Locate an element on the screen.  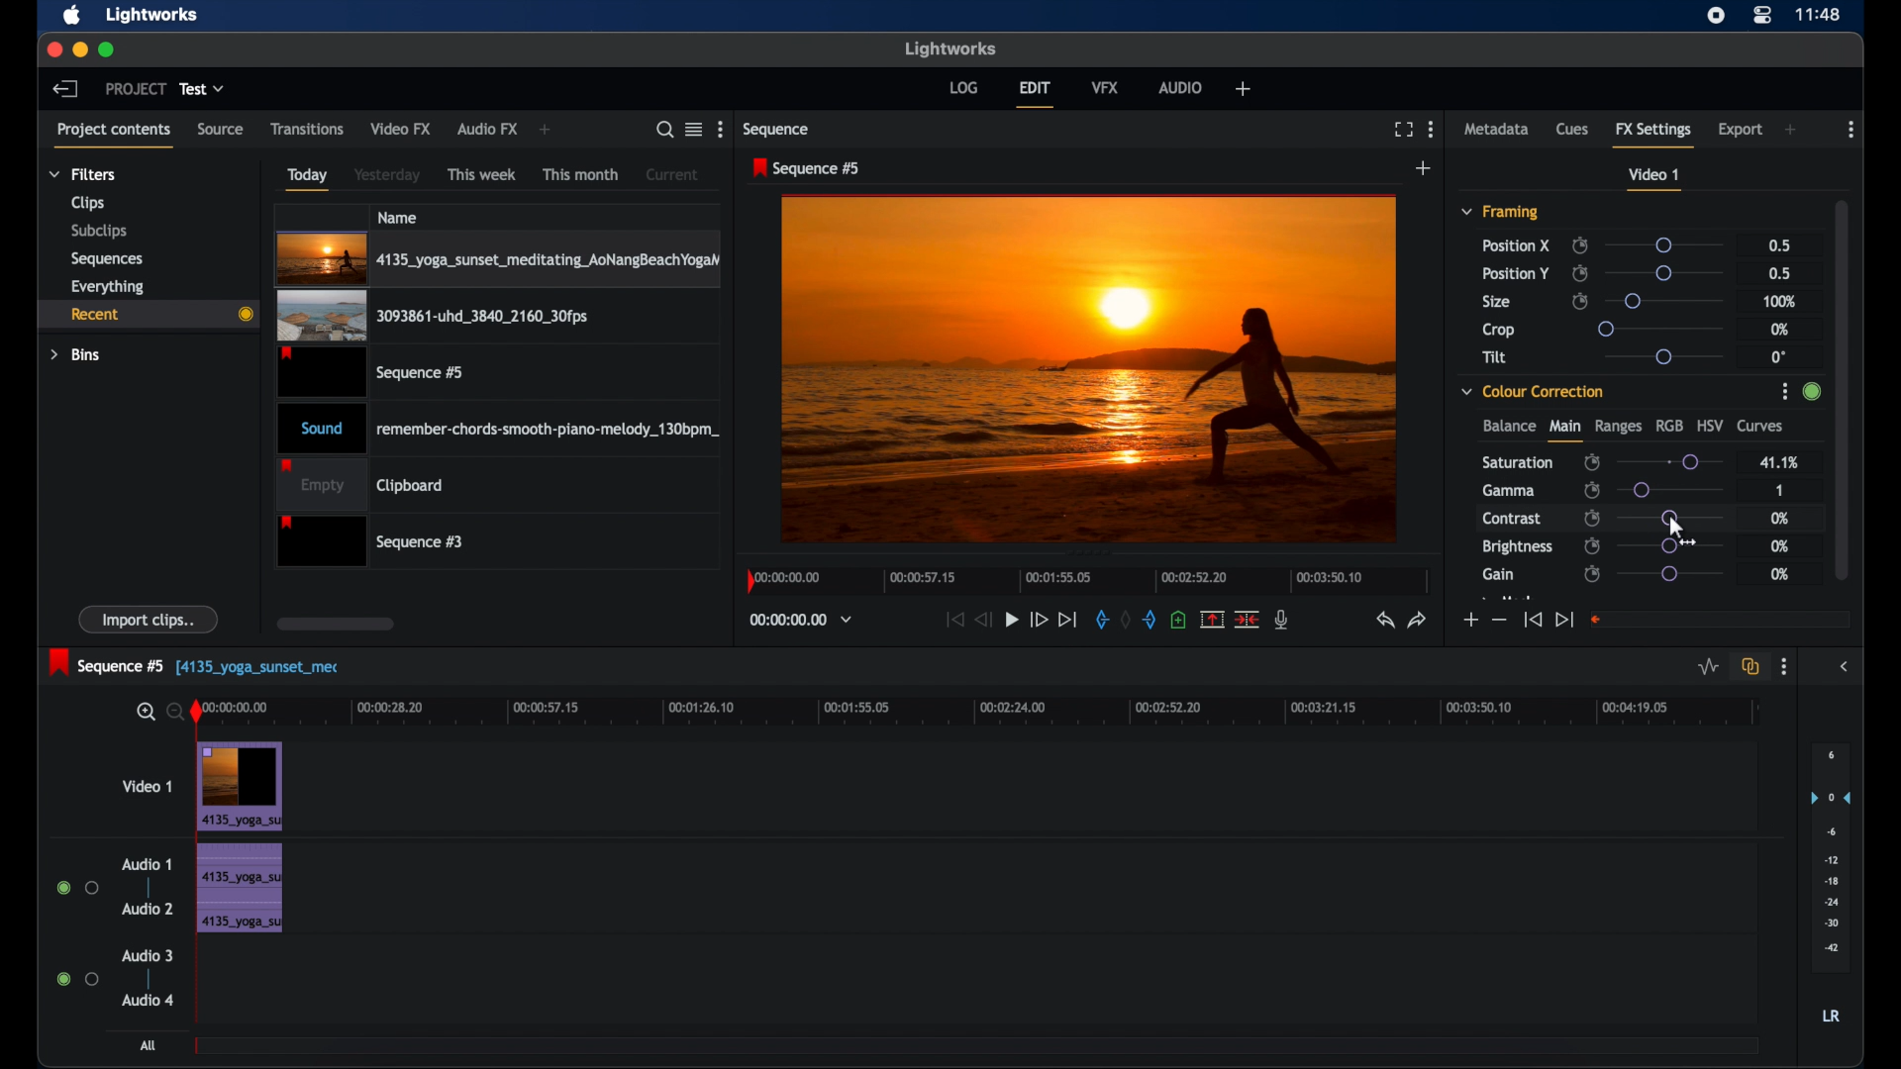
enable/disable keyframes is located at coordinates (1579, 273).